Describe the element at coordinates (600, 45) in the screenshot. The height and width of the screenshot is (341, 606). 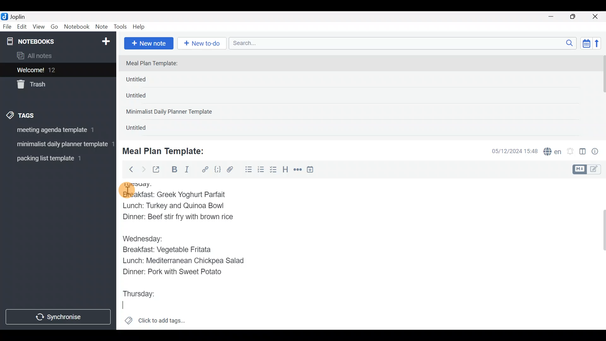
I see `Reverse sort` at that location.